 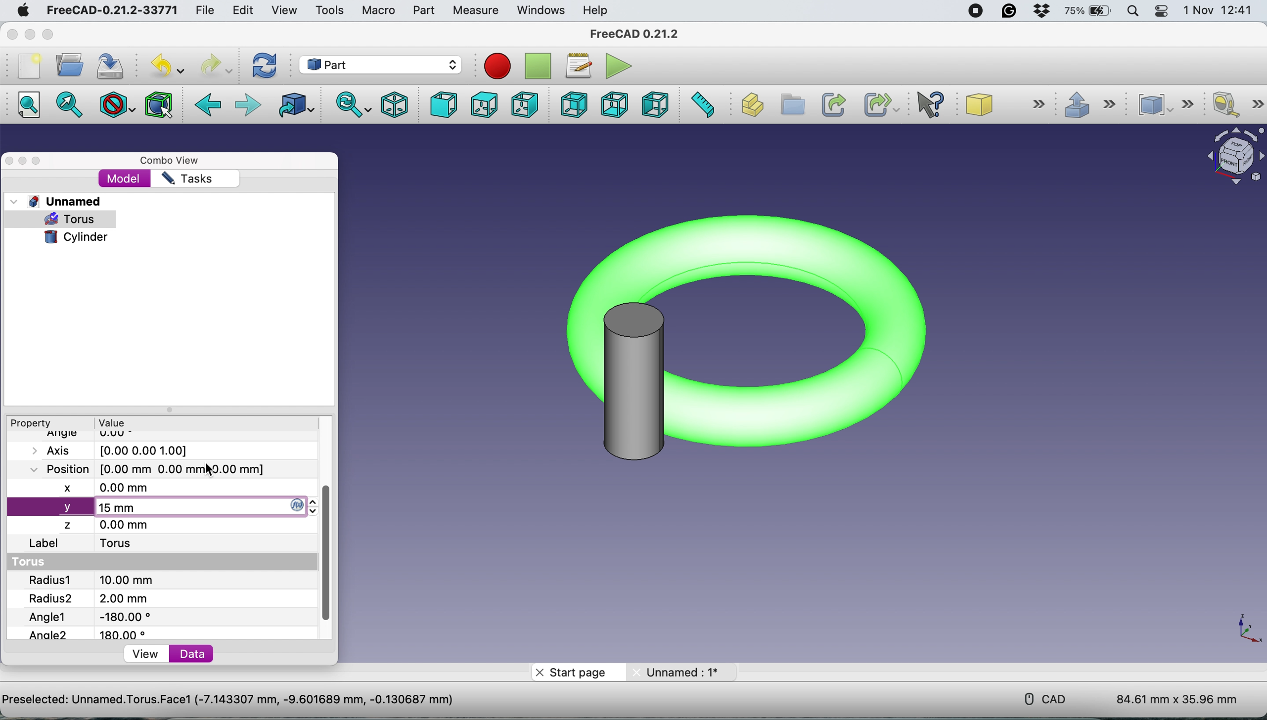 What do you see at coordinates (146, 654) in the screenshot?
I see `view` at bounding box center [146, 654].